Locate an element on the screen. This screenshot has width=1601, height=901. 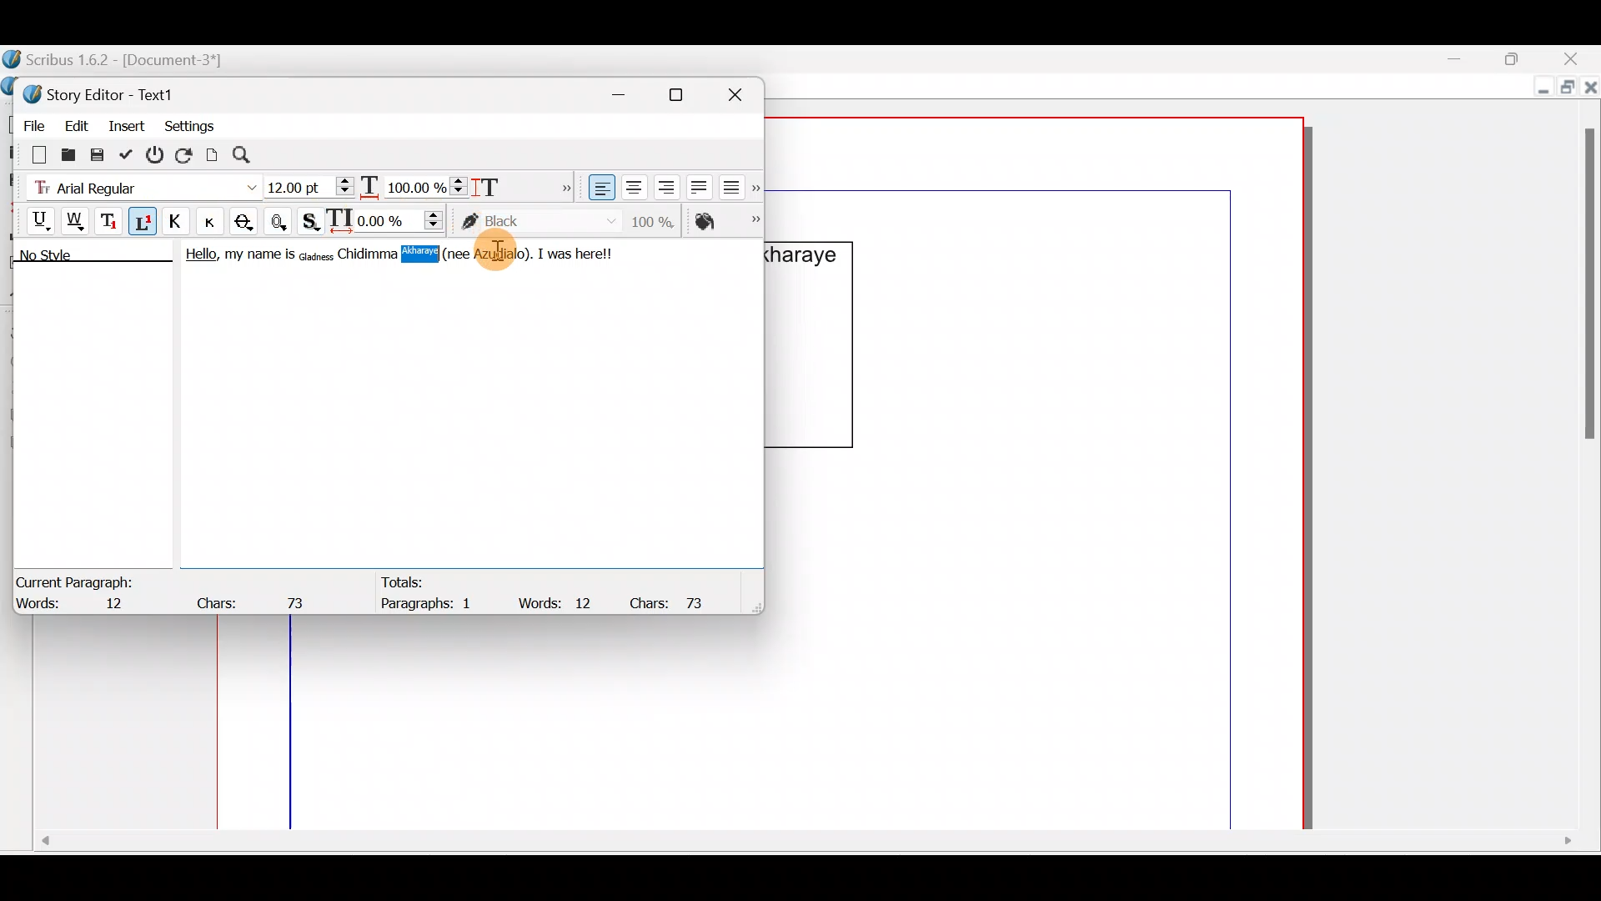
Story Editor - Text1 is located at coordinates (104, 93).